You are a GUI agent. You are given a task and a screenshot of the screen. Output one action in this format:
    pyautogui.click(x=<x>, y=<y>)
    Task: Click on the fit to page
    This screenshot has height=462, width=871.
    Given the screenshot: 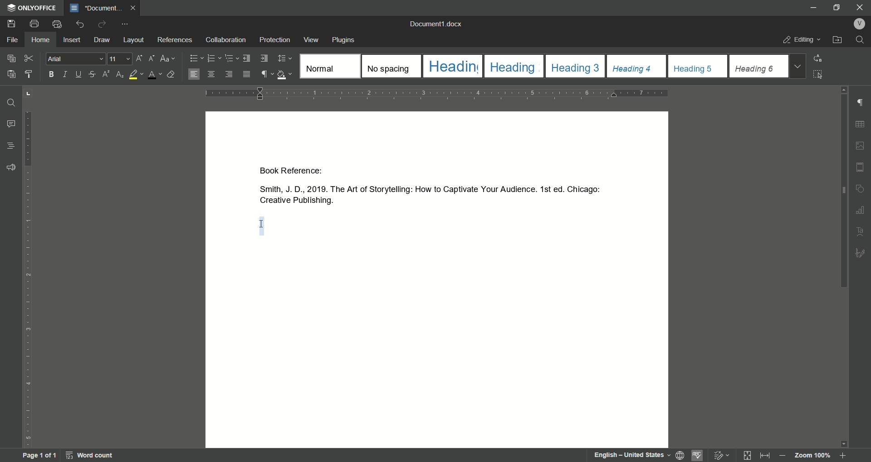 What is the action you would take?
    pyautogui.click(x=744, y=455)
    